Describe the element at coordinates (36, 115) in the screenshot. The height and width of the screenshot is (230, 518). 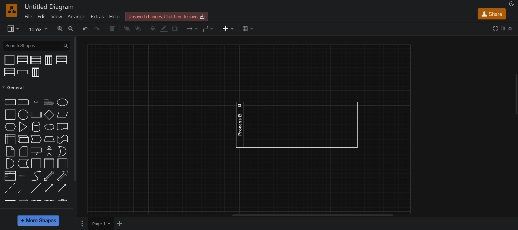
I see `process` at that location.